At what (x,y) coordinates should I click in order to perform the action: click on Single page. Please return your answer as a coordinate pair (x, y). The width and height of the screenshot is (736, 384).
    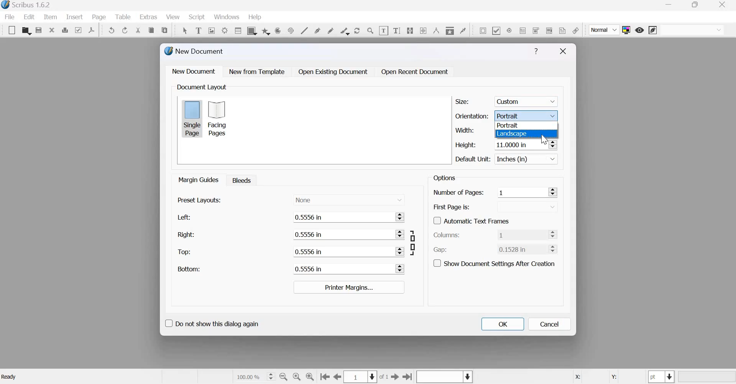
    Looking at the image, I should click on (192, 118).